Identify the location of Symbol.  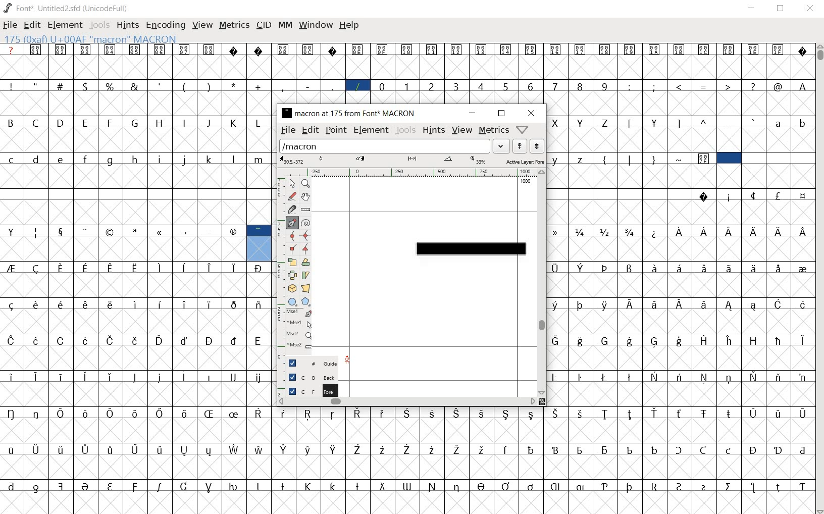
(778, 487).